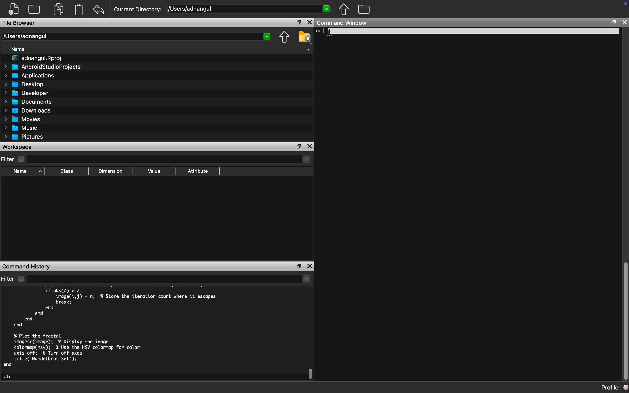 Image resolution: width=629 pixels, height=393 pixels. Describe the element at coordinates (309, 266) in the screenshot. I see `Close` at that location.